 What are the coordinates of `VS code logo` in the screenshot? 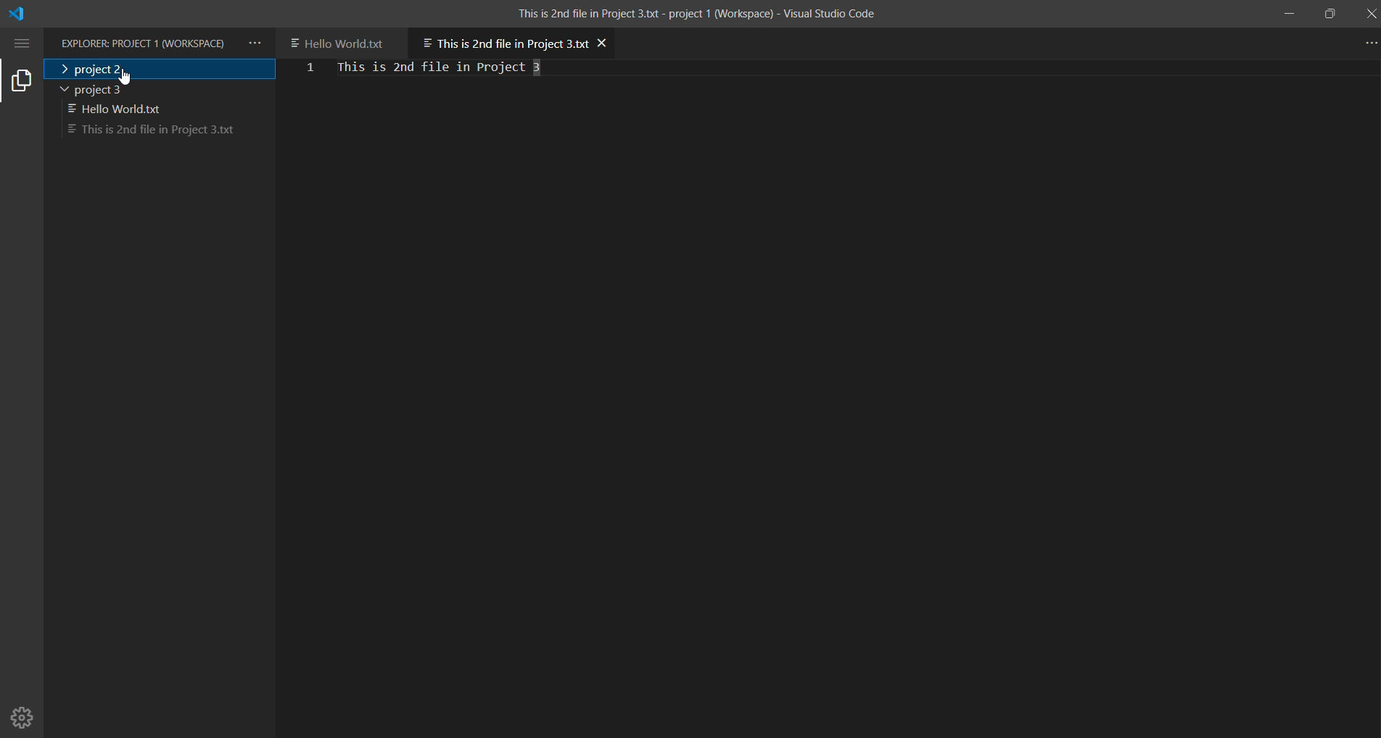 It's located at (20, 15).